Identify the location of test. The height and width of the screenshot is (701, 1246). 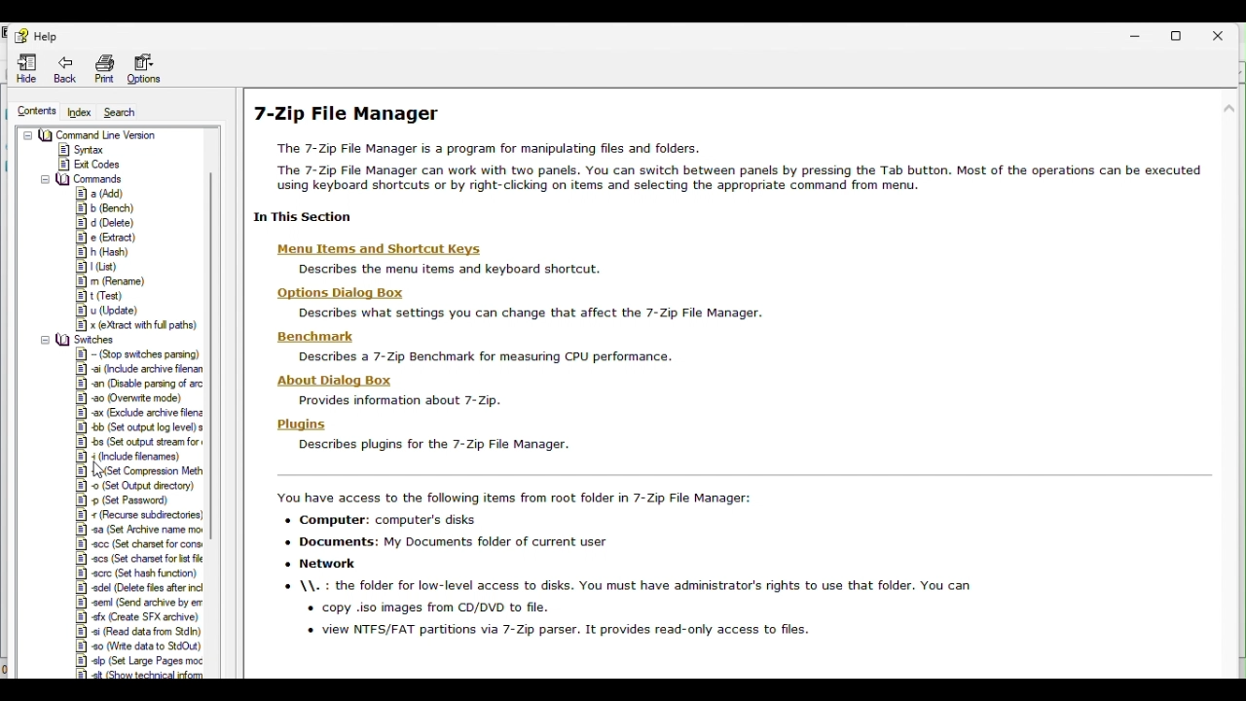
(97, 297).